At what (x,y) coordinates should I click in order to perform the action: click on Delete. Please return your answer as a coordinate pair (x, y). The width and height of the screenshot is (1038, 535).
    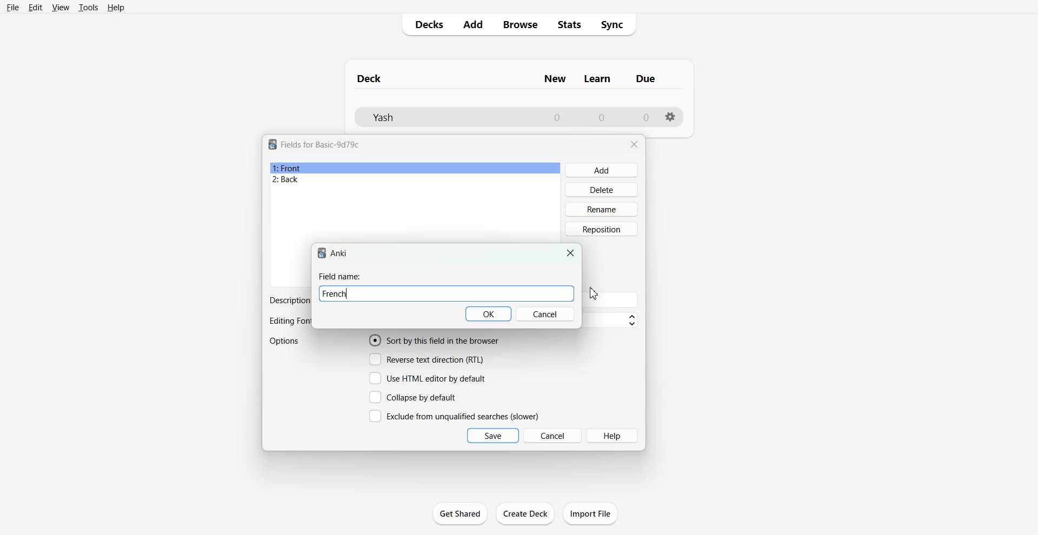
    Looking at the image, I should click on (602, 189).